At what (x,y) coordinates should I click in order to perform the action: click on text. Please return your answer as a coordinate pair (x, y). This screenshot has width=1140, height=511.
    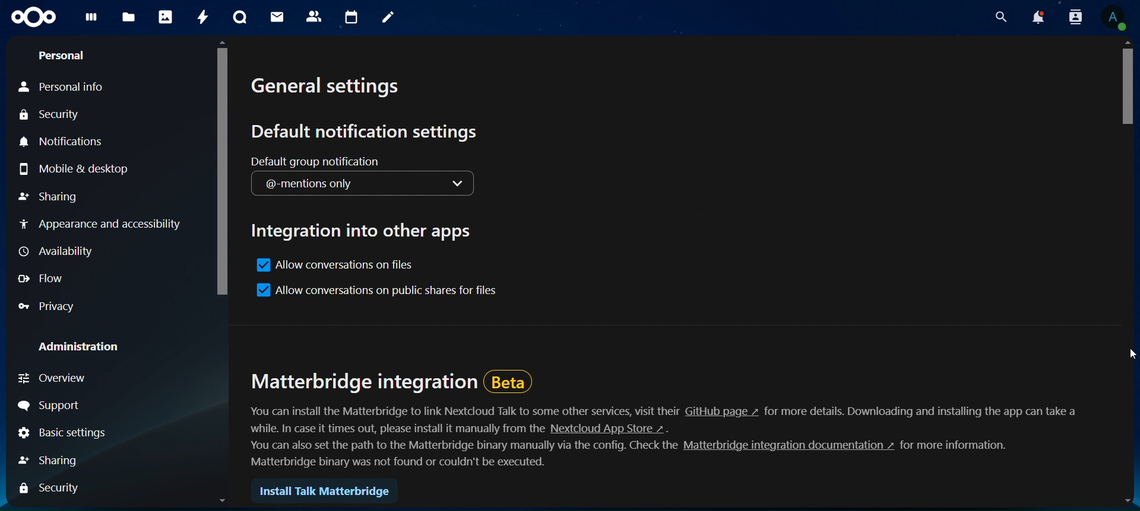
    Looking at the image, I should click on (924, 412).